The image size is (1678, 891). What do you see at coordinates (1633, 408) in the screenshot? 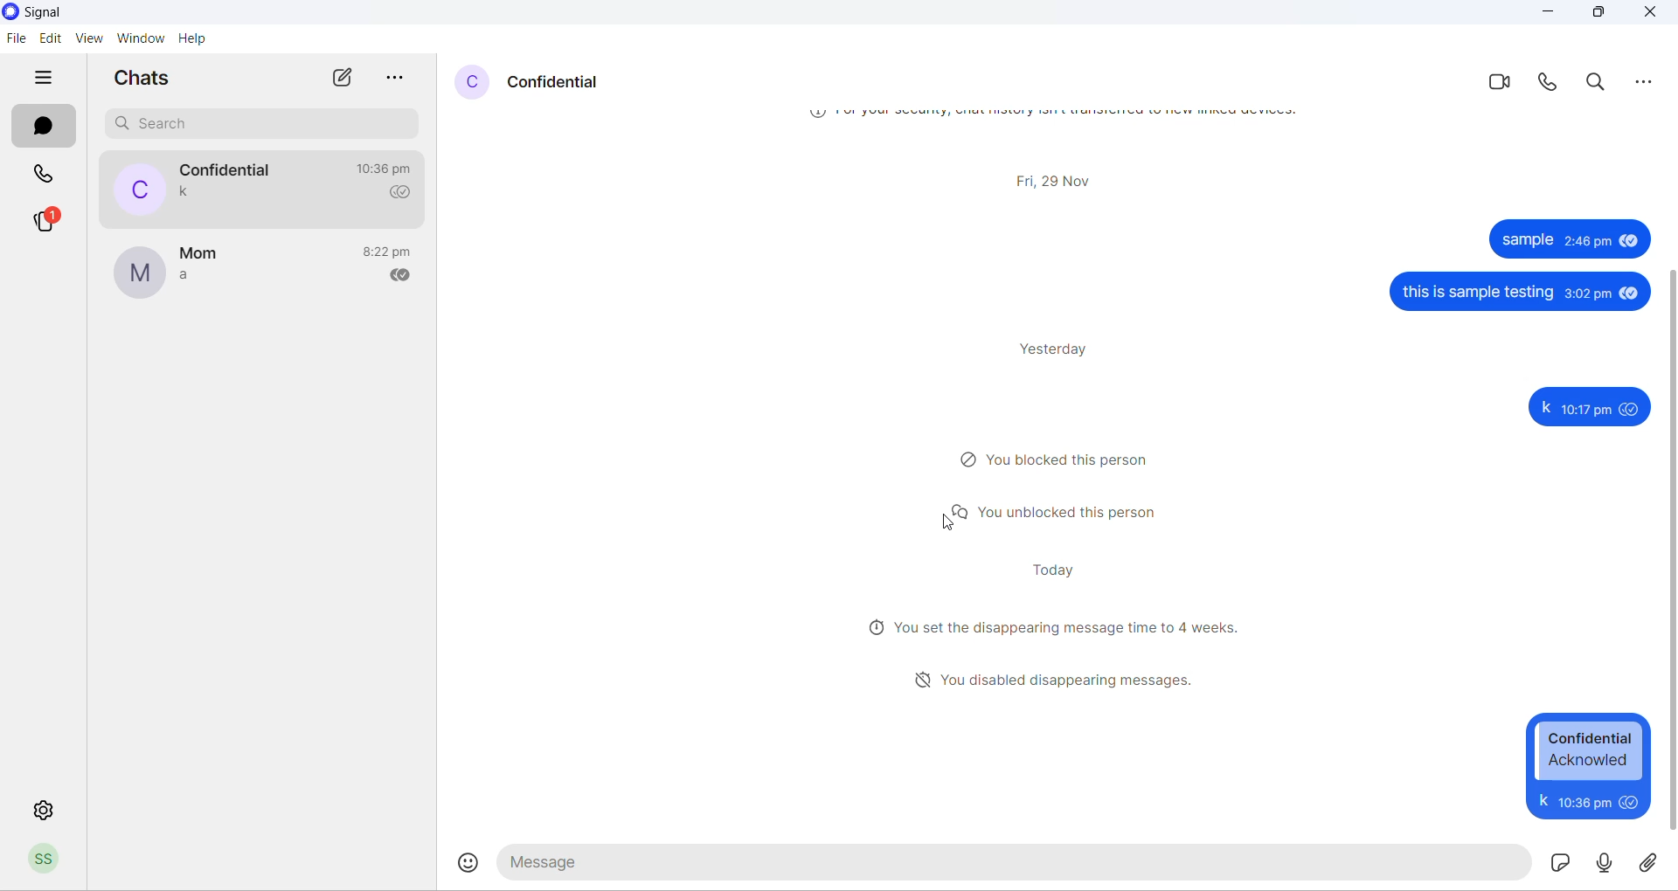
I see `seen` at bounding box center [1633, 408].